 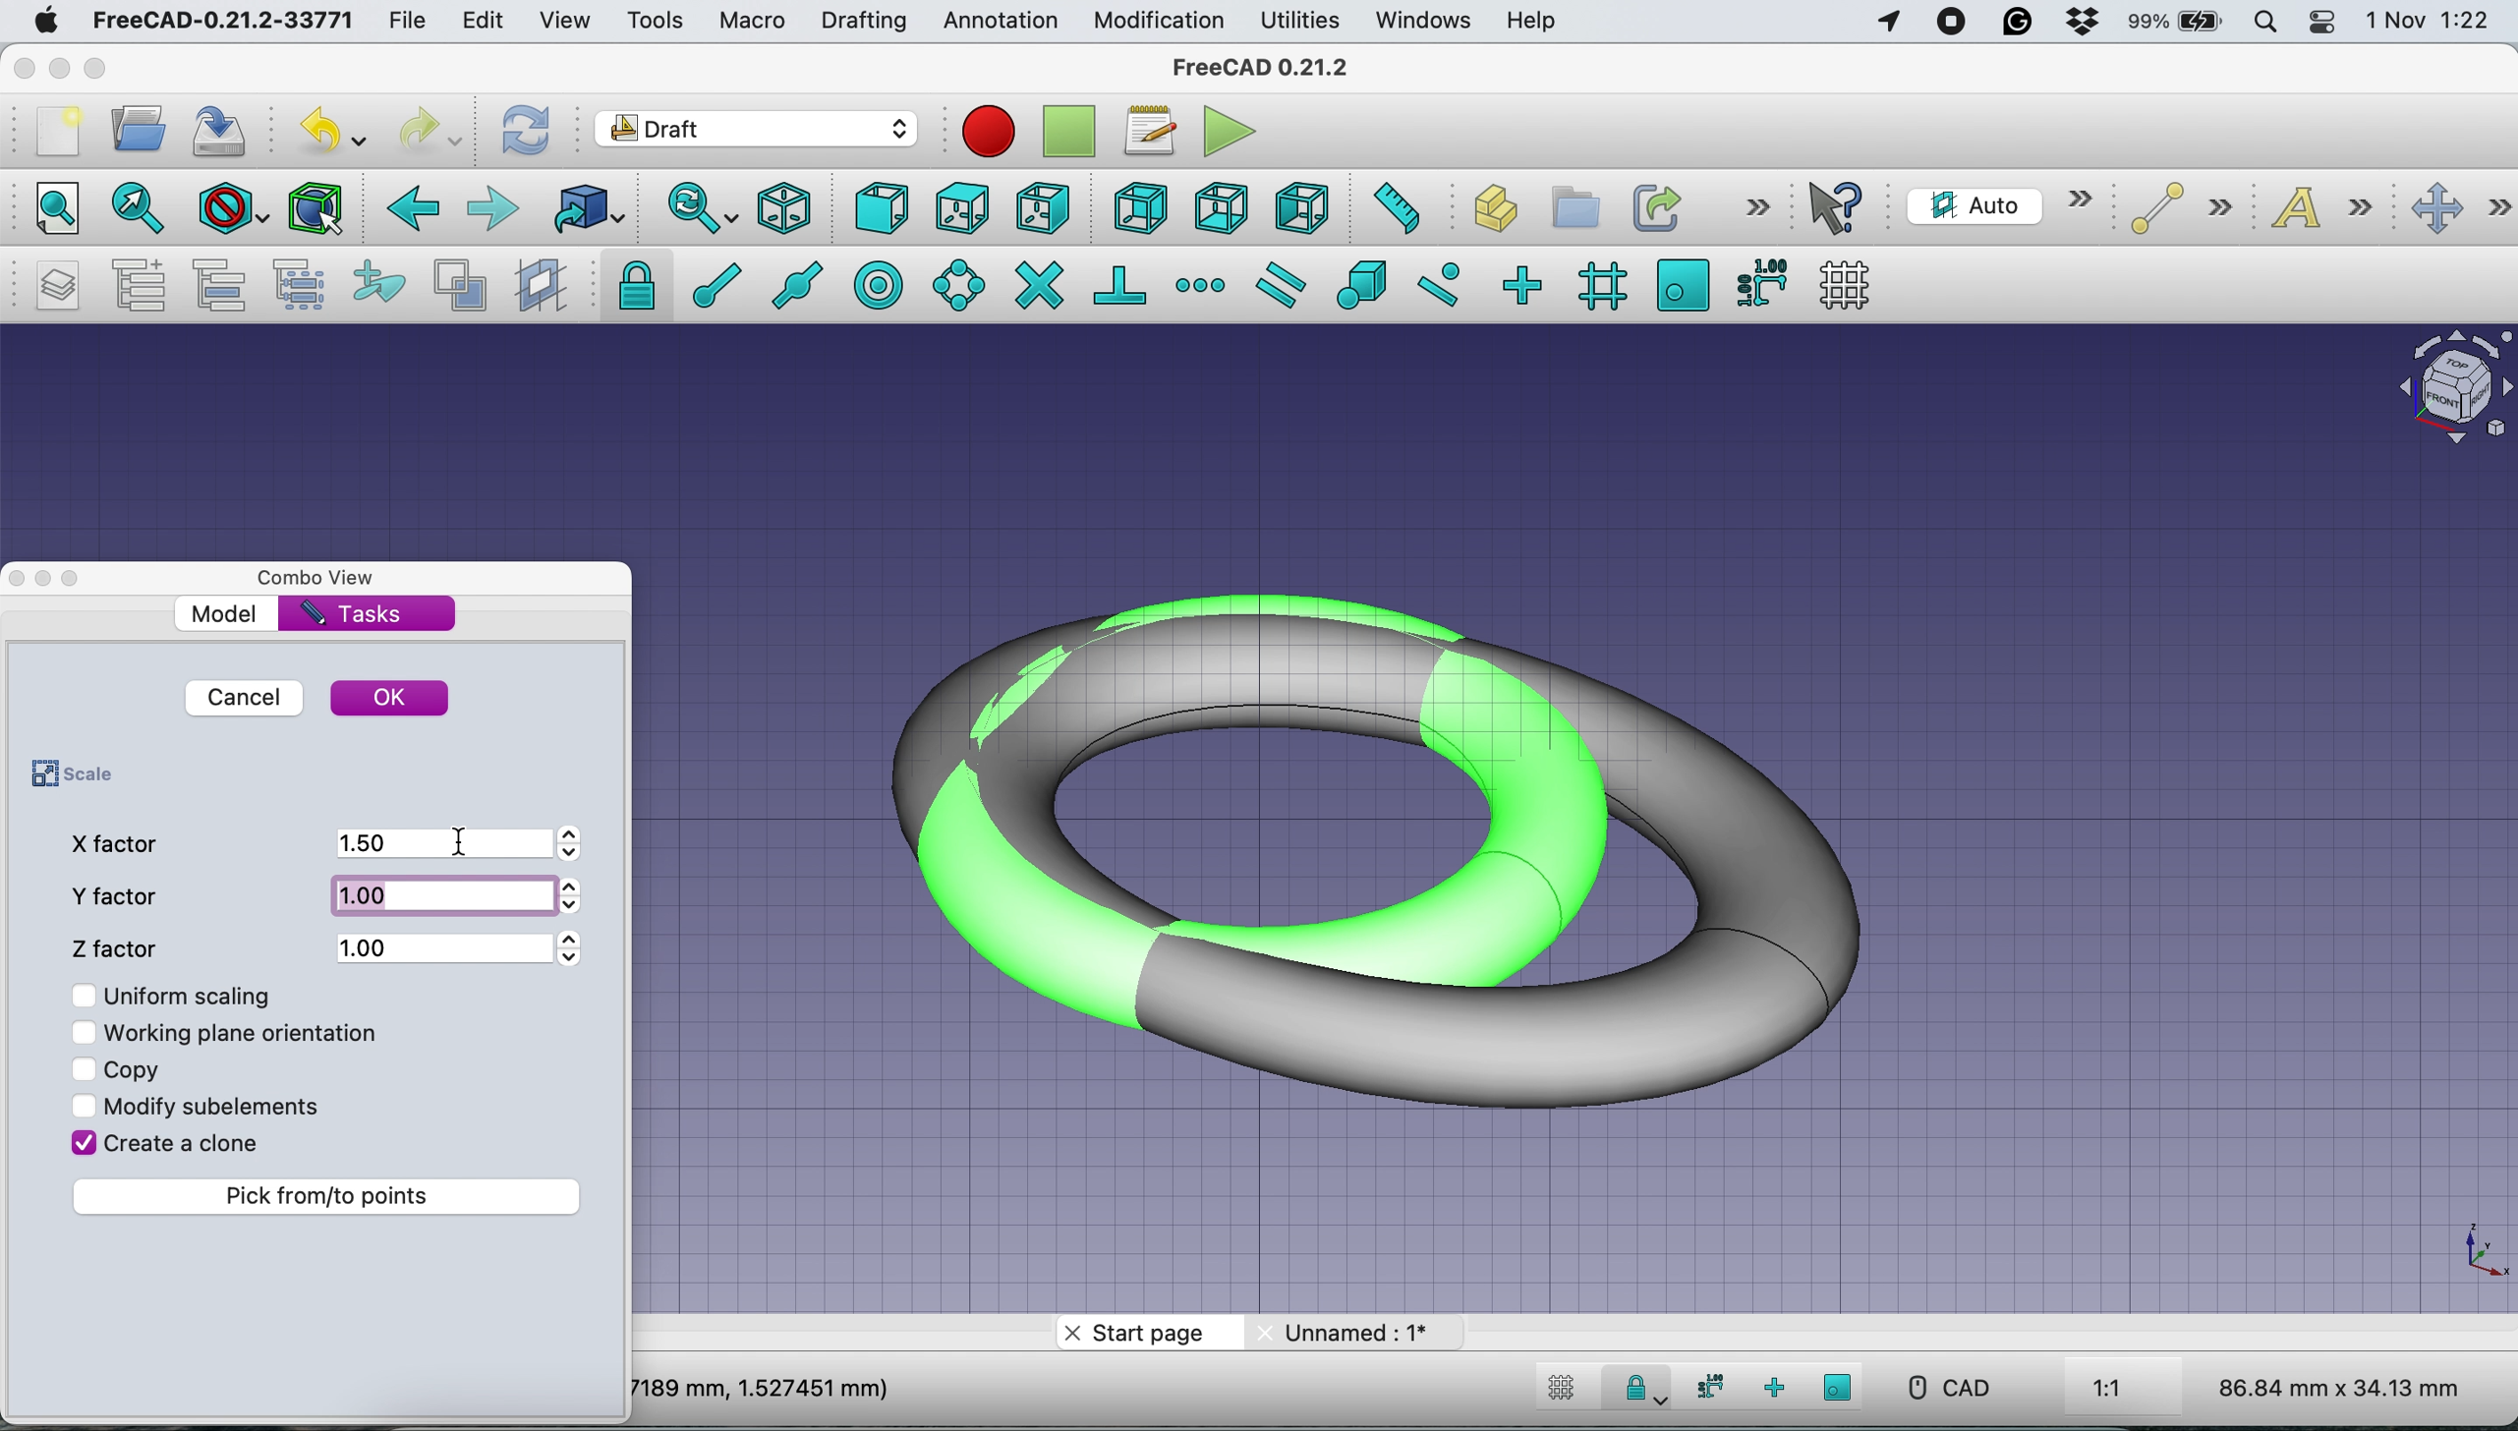 I want to click on 1.00, so click(x=438, y=895).